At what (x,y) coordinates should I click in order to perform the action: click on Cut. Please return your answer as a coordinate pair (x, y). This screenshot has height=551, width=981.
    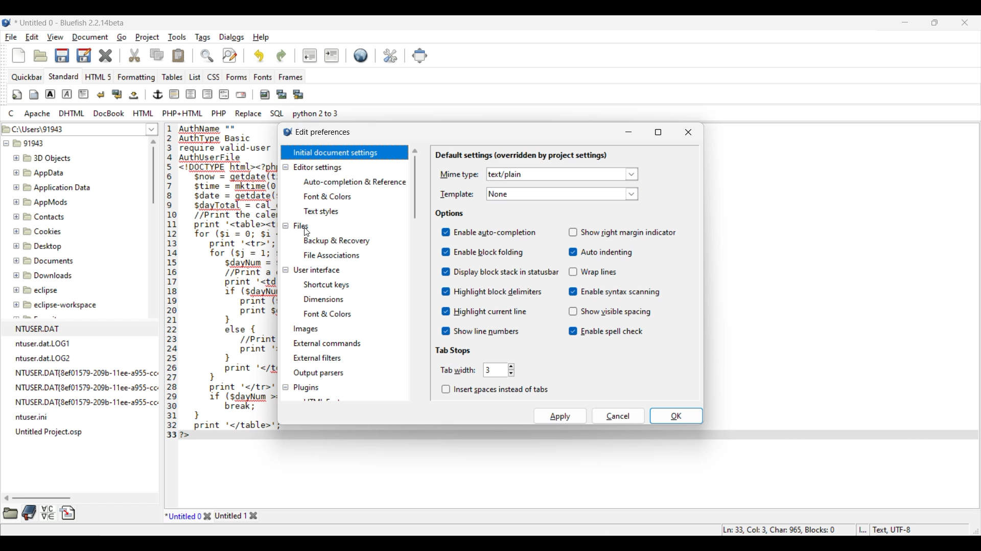
    Looking at the image, I should click on (134, 55).